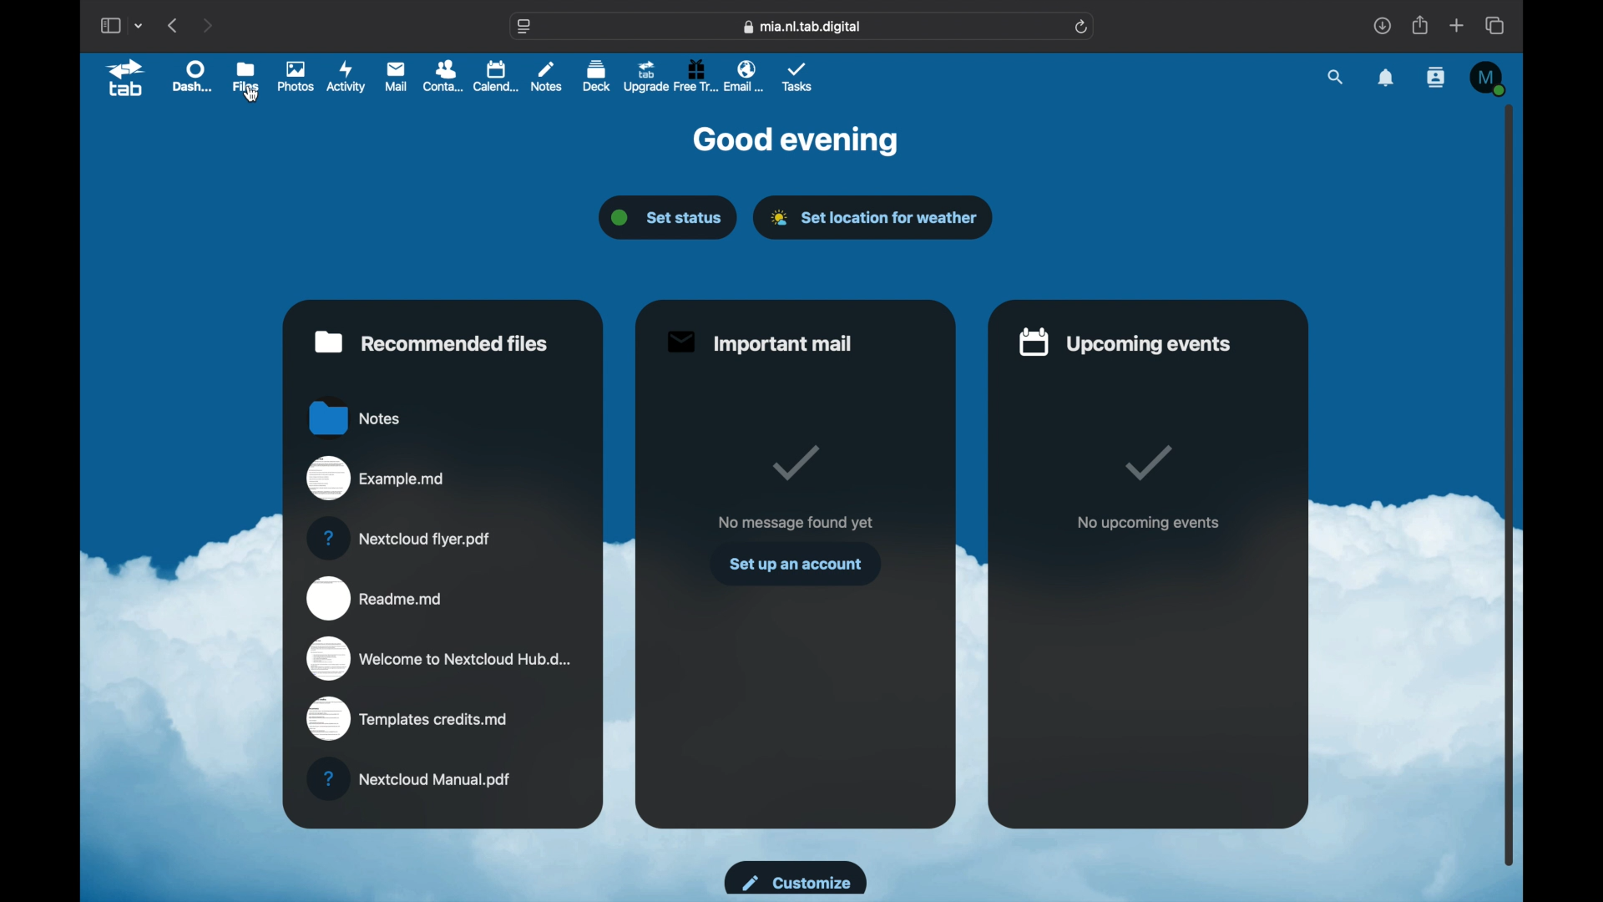 The image size is (1603, 902). I want to click on scroll box, so click(1509, 484).